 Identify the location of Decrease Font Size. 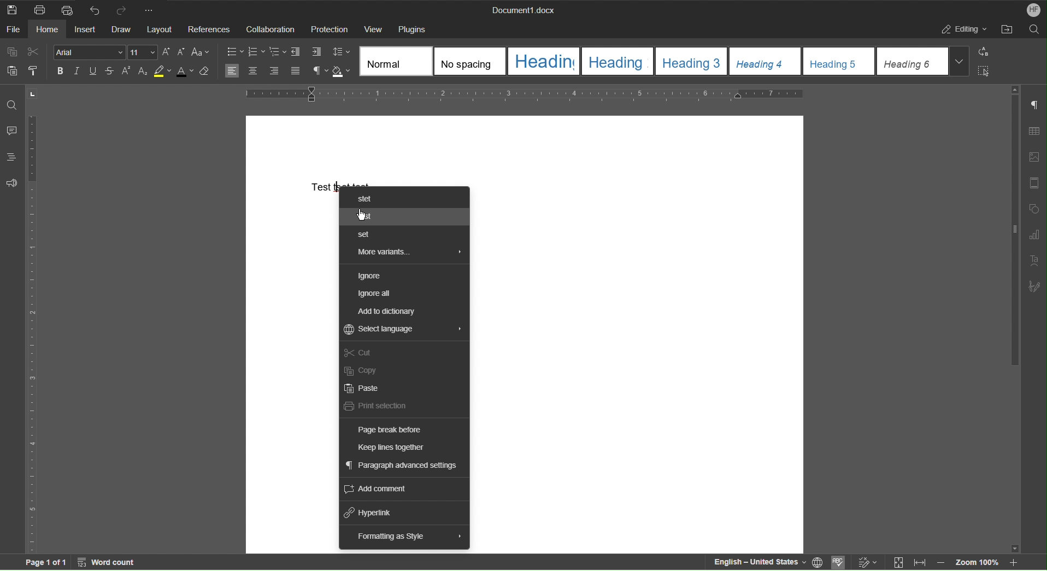
(180, 52).